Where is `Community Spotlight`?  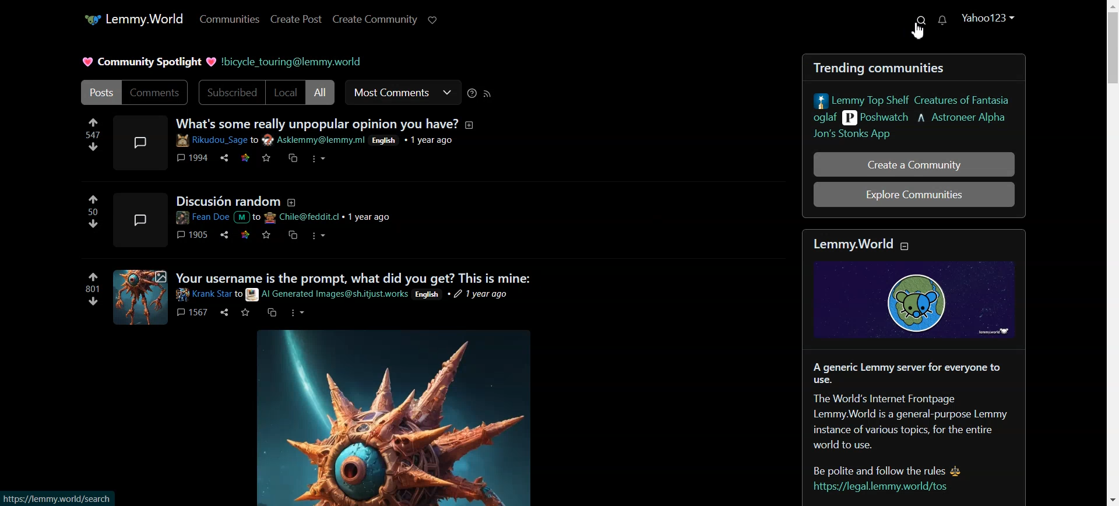 Community Spotlight is located at coordinates (149, 61).